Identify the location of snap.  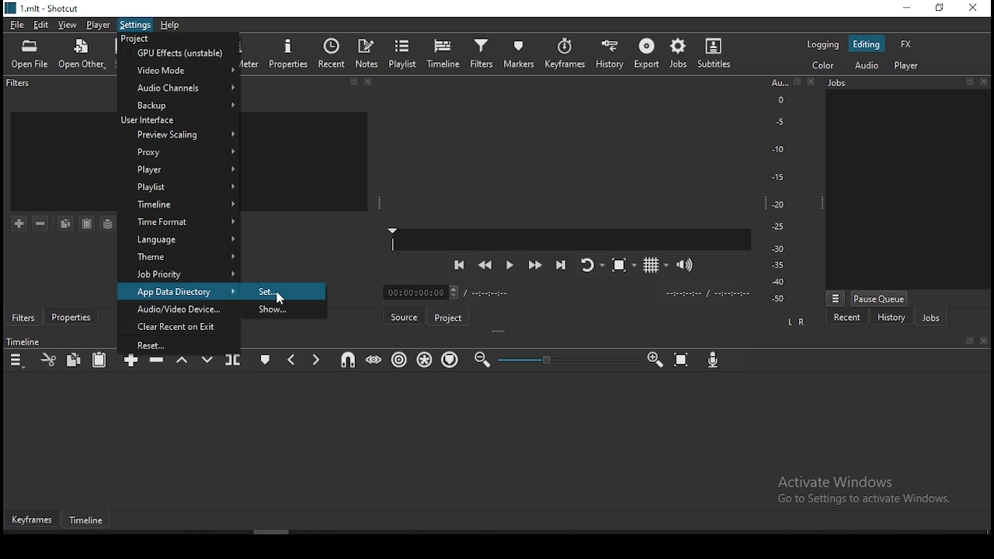
(349, 360).